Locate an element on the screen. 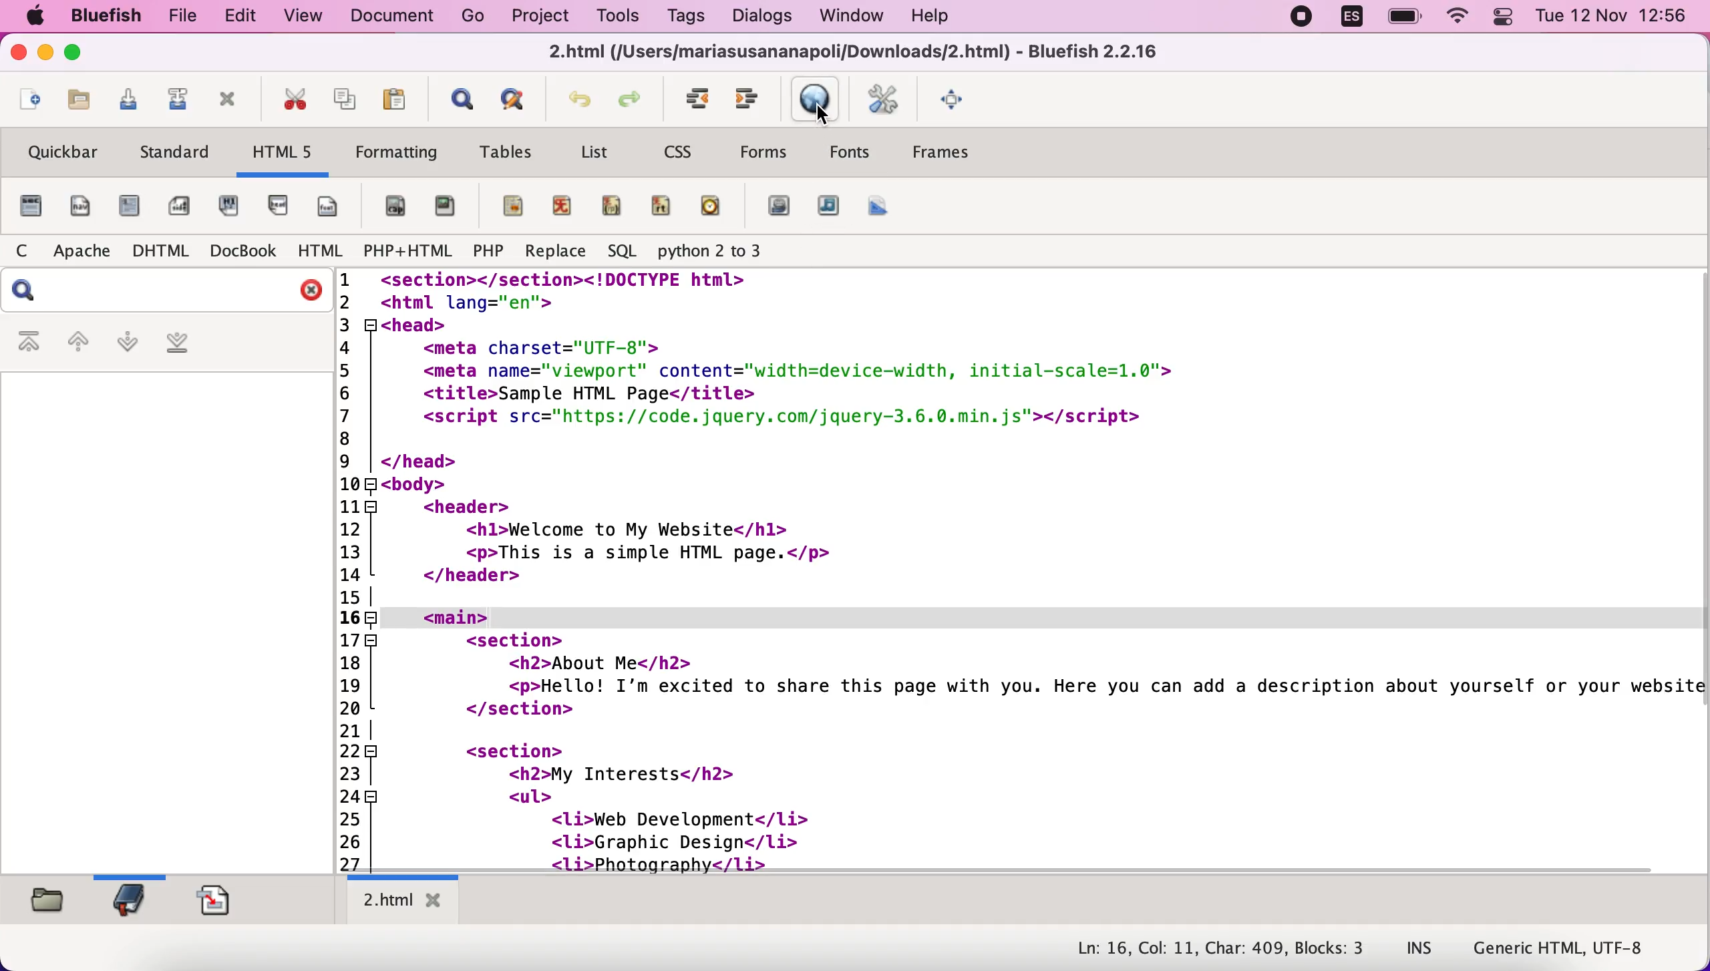 This screenshot has height=971, width=1710. e-mail is located at coordinates (711, 206).